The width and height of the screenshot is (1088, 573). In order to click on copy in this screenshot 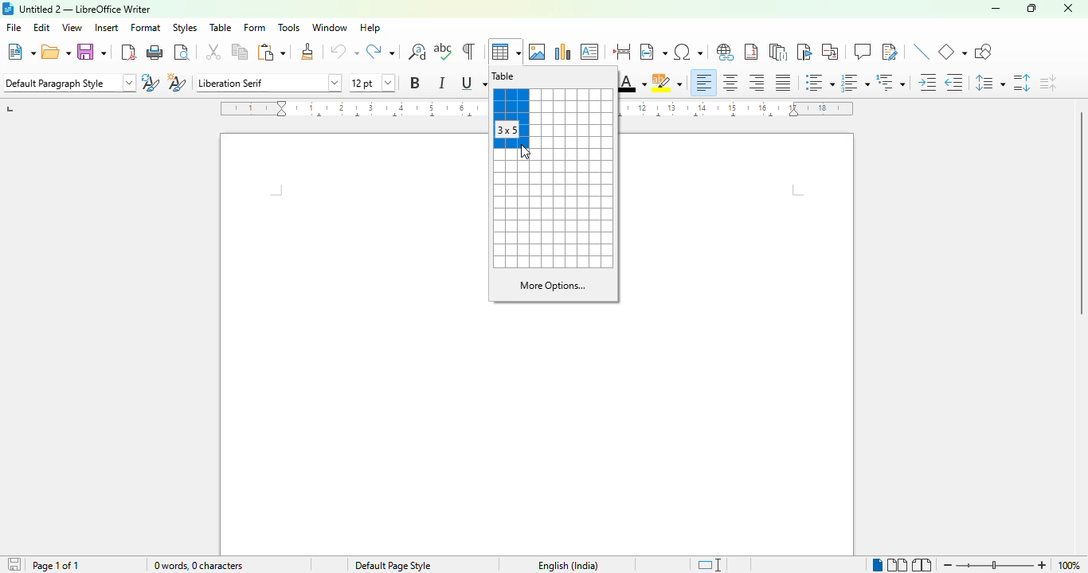, I will do `click(240, 52)`.